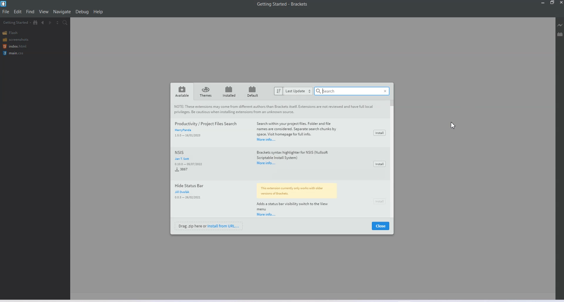 The width and height of the screenshot is (564, 302). What do you see at coordinates (189, 152) in the screenshot?
I see `nsis` at bounding box center [189, 152].